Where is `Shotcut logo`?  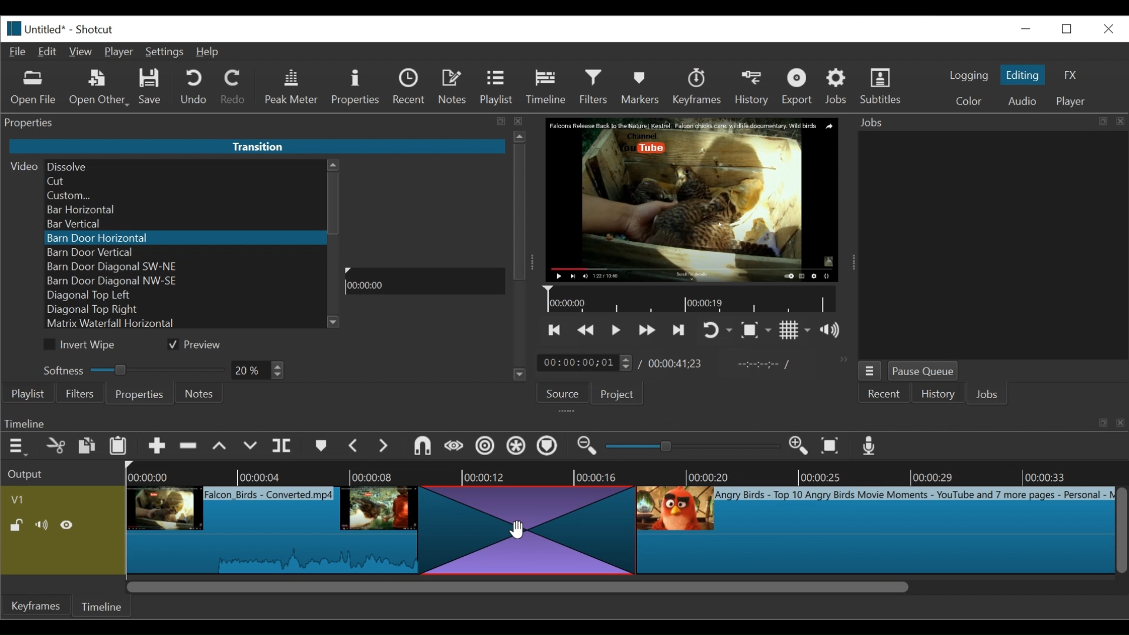
Shotcut logo is located at coordinates (11, 29).